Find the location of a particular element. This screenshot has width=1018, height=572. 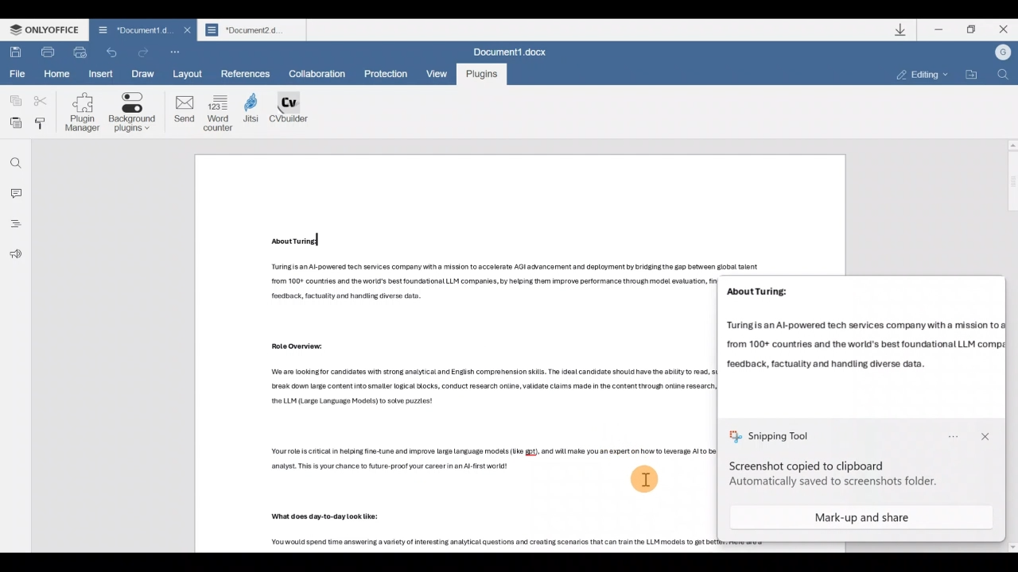

Account name is located at coordinates (1003, 56).